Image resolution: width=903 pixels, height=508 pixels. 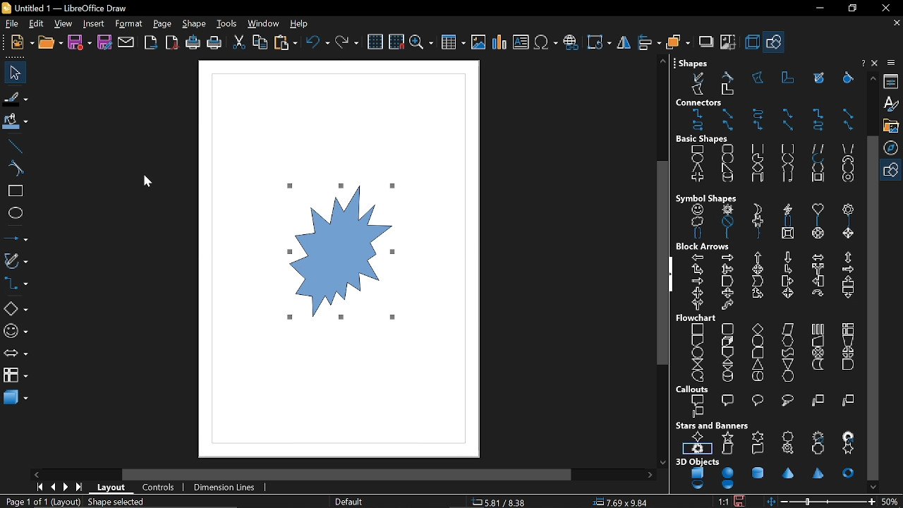 What do you see at coordinates (14, 355) in the screenshot?
I see `arrows ` at bounding box center [14, 355].